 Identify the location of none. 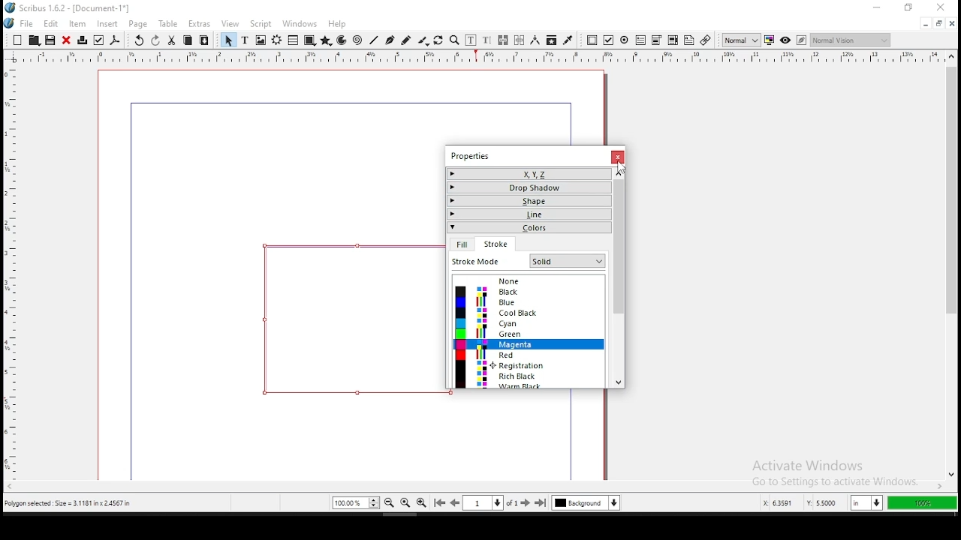
(529, 280).